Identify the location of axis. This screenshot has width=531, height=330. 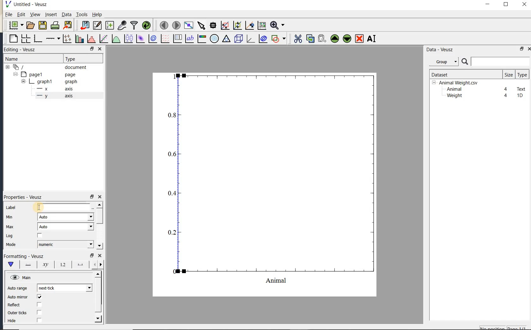
(53, 96).